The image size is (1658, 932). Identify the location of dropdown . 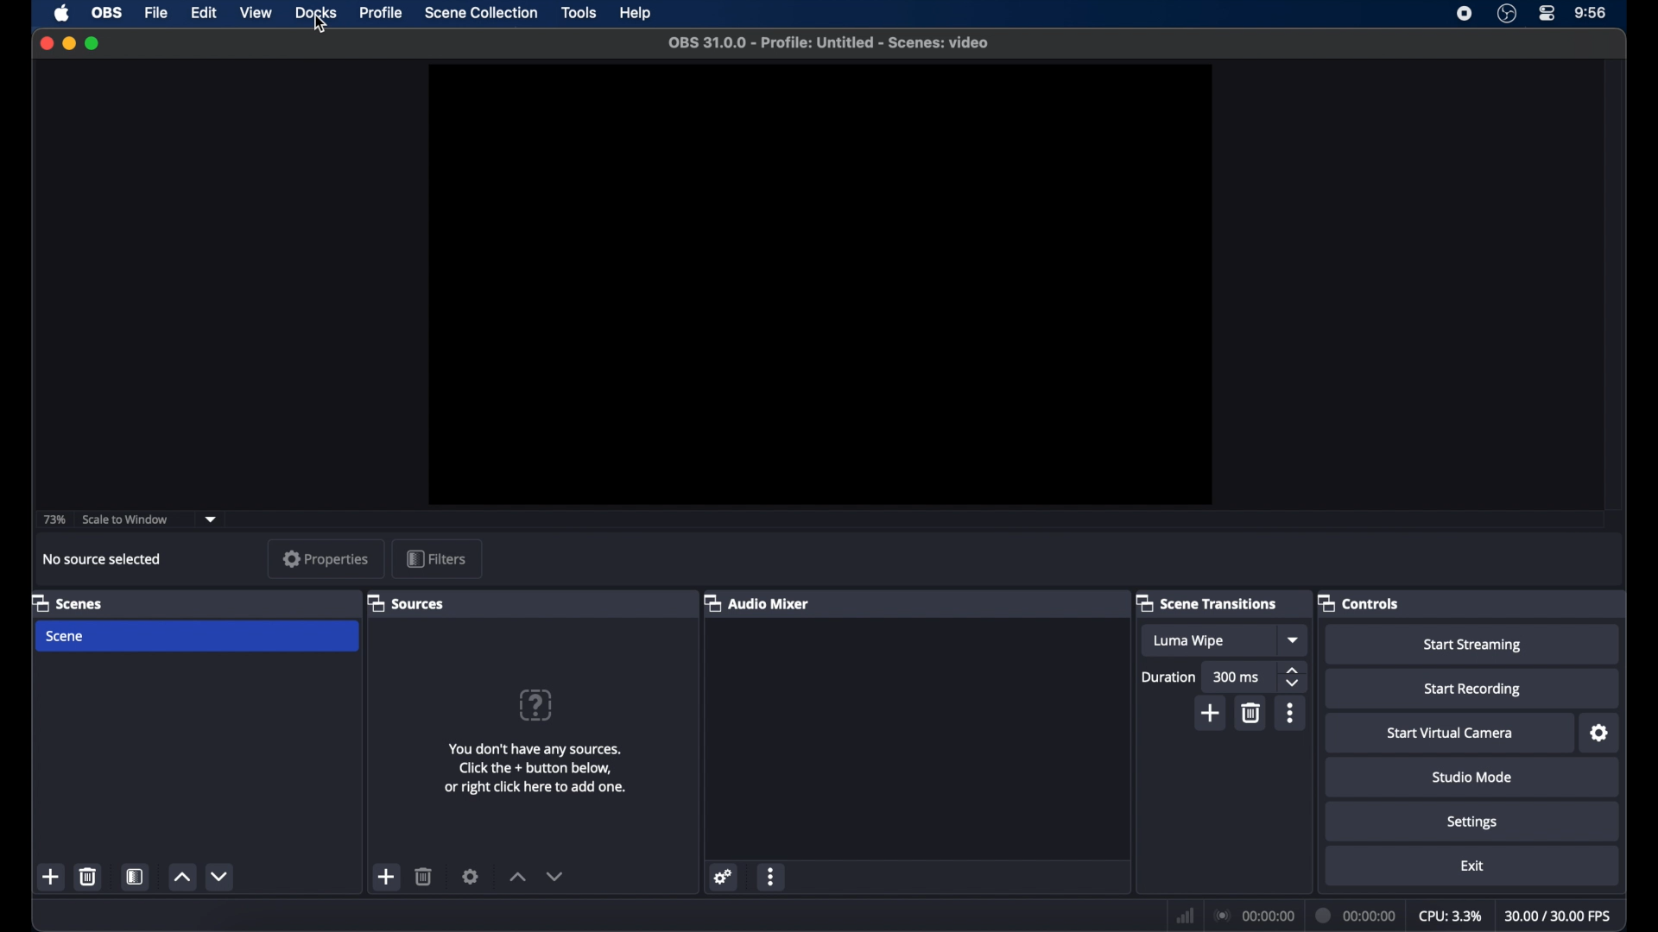
(211, 519).